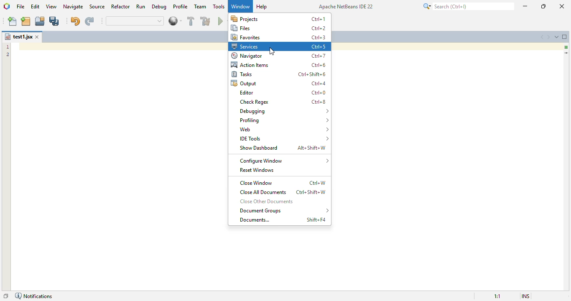  What do you see at coordinates (246, 37) in the screenshot?
I see `favorites` at bounding box center [246, 37].